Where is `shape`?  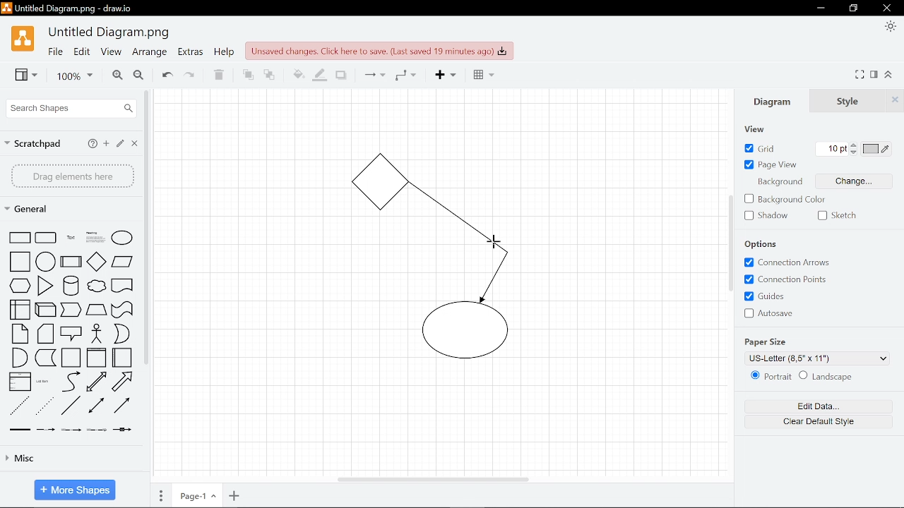 shape is located at coordinates (97, 261).